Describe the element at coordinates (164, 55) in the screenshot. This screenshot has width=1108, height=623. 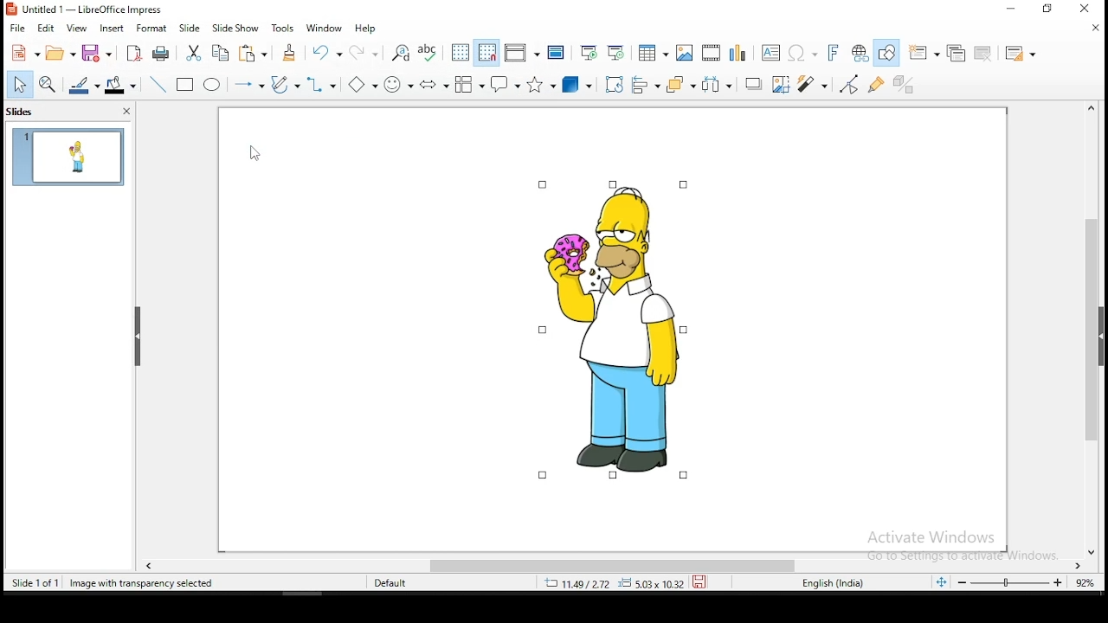
I see `print` at that location.